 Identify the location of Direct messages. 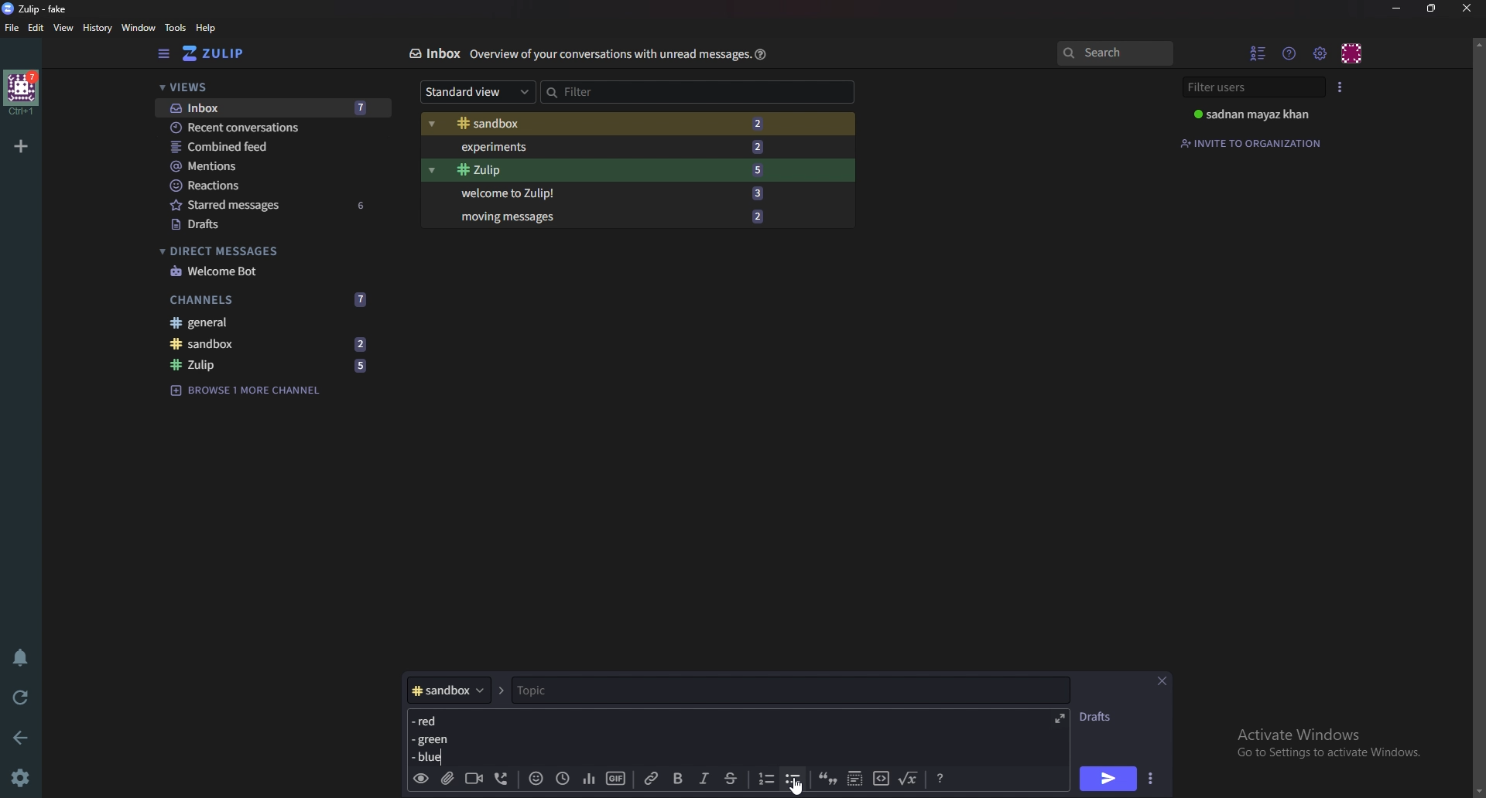
(266, 251).